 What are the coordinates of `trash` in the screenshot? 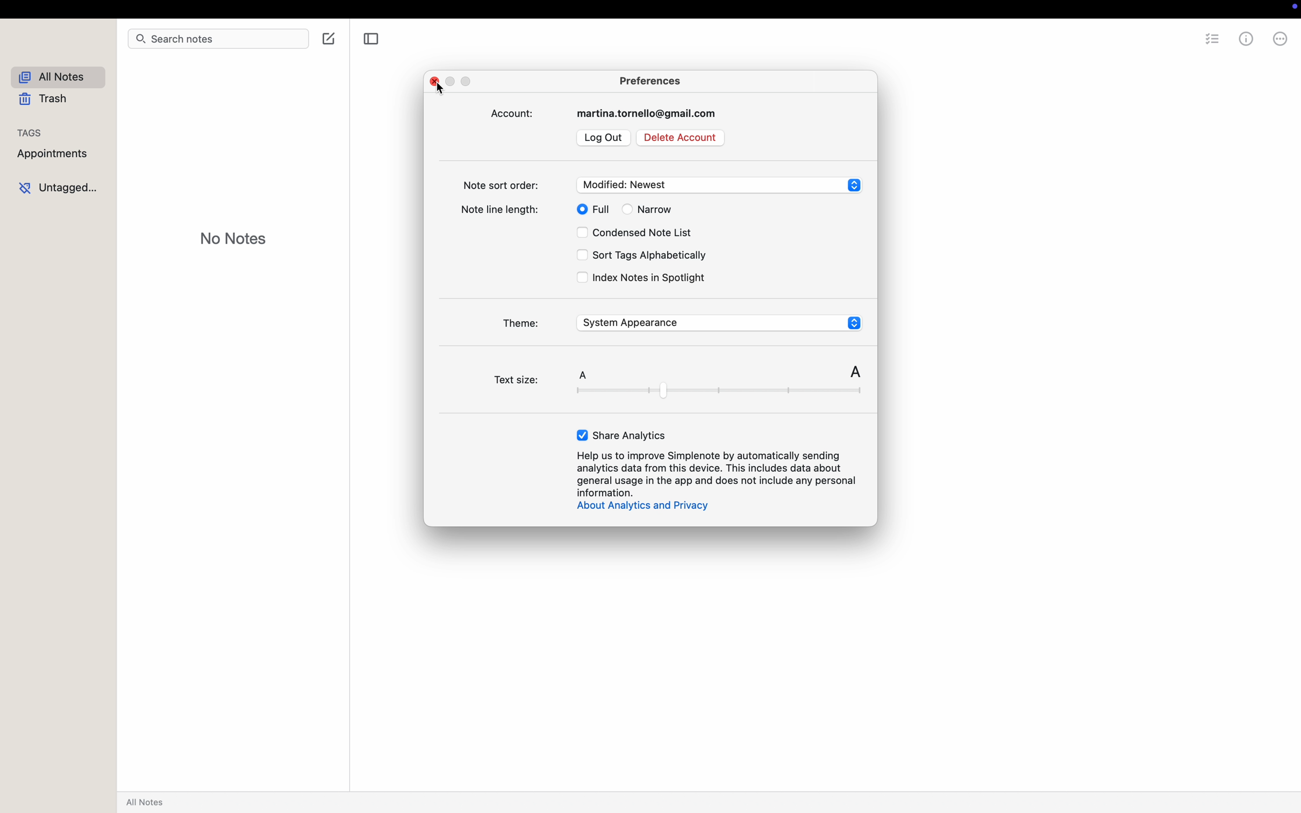 It's located at (48, 99).